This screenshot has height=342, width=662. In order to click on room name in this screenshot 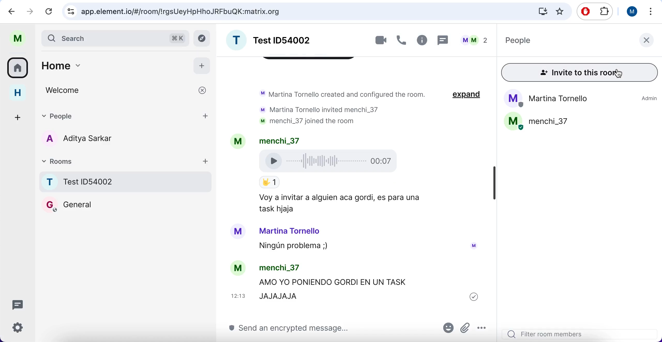, I will do `click(279, 40)`.